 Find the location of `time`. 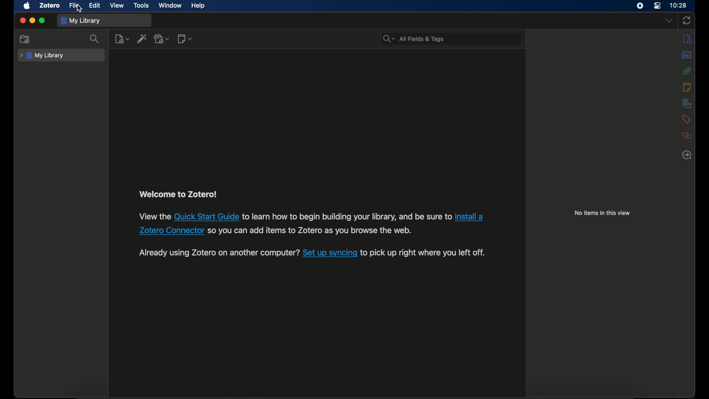

time is located at coordinates (678, 5).